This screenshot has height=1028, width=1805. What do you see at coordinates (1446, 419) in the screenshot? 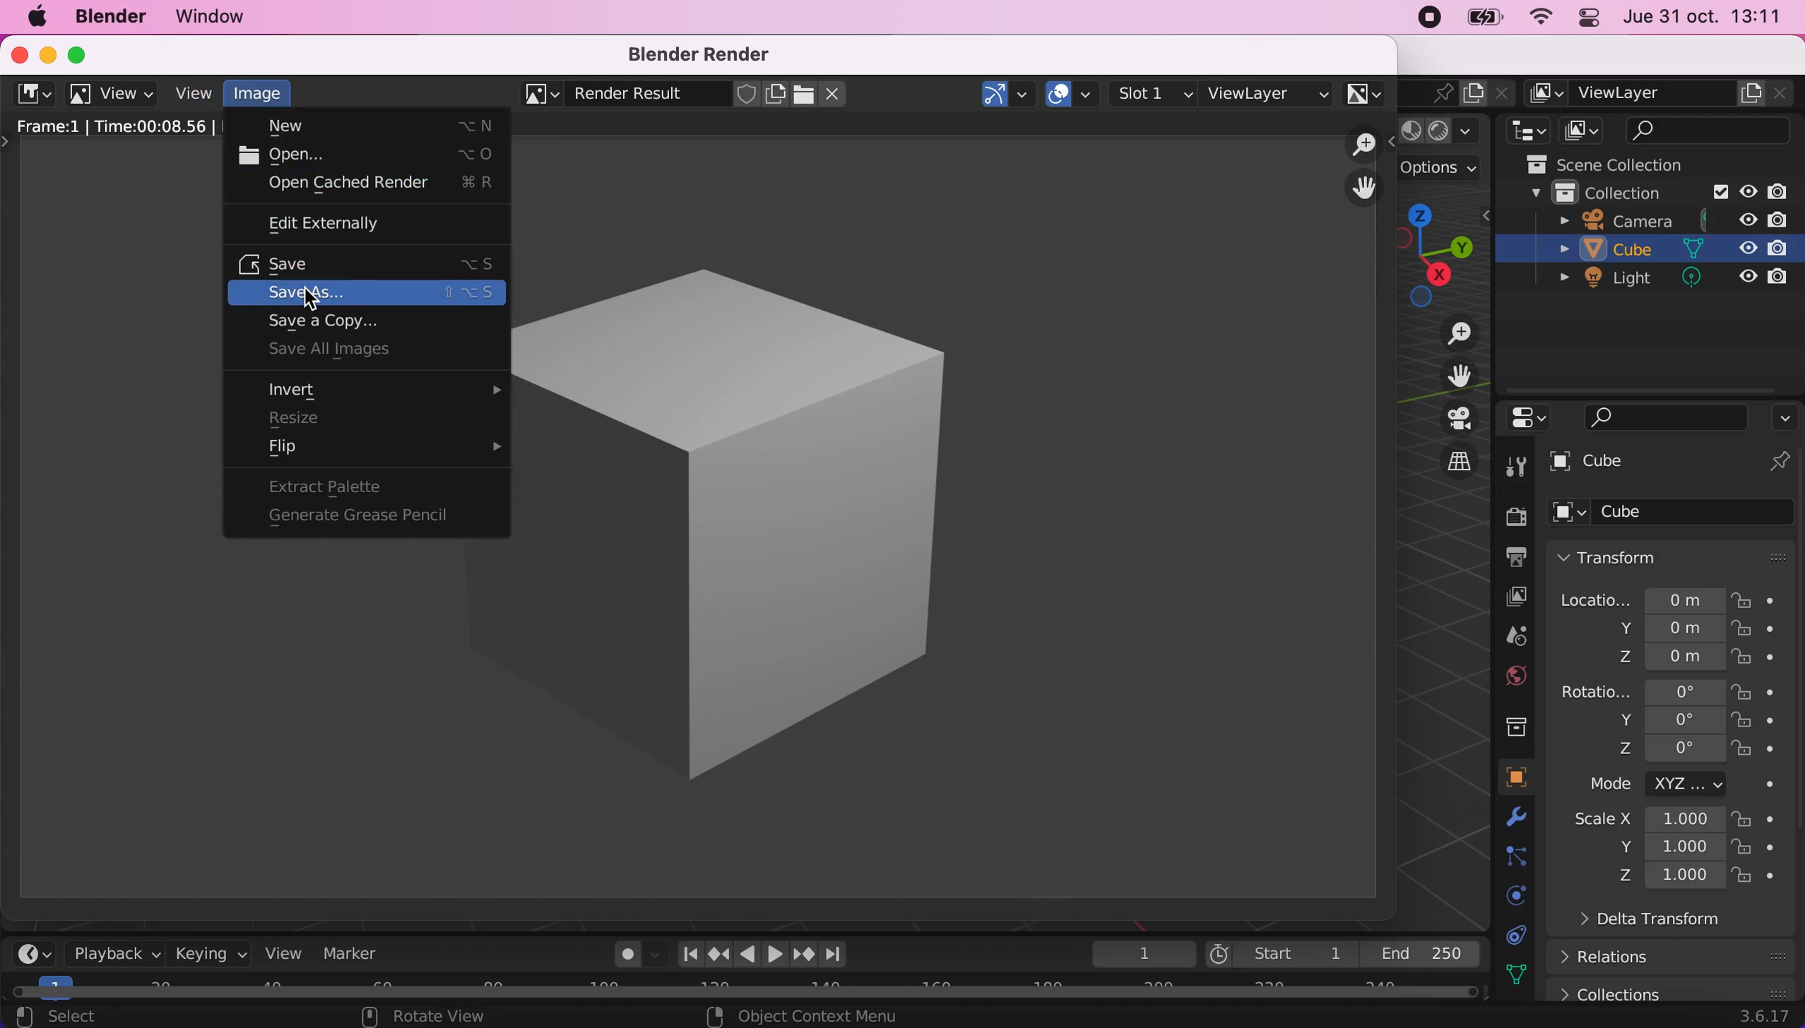
I see `toggle the camera view` at bounding box center [1446, 419].